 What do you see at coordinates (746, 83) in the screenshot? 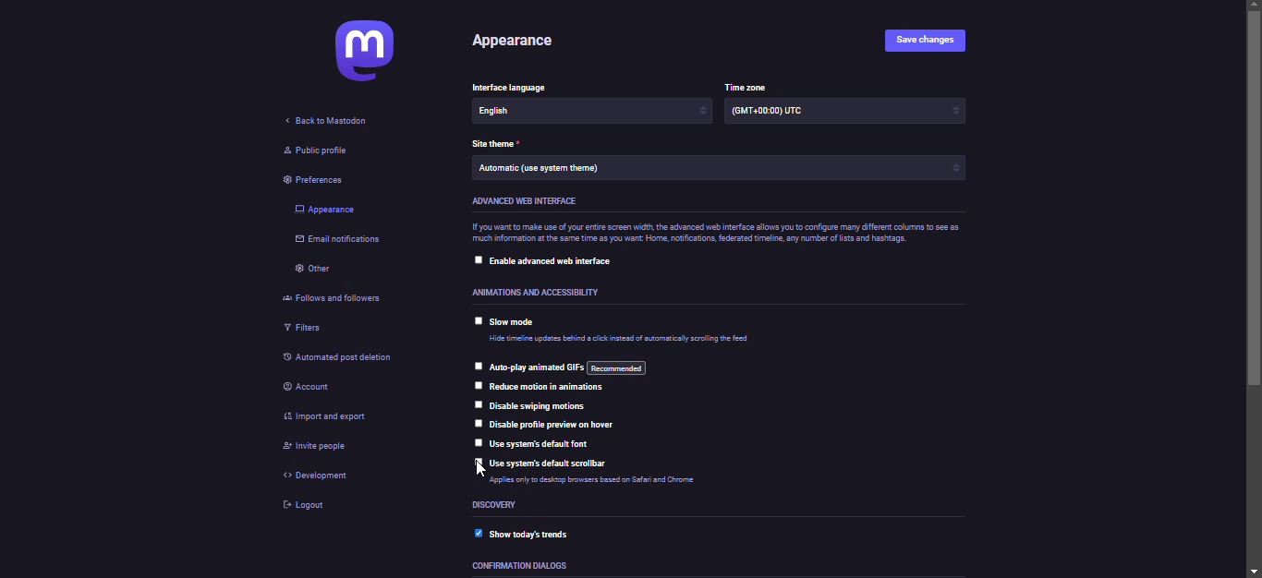
I see `time zone` at bounding box center [746, 83].